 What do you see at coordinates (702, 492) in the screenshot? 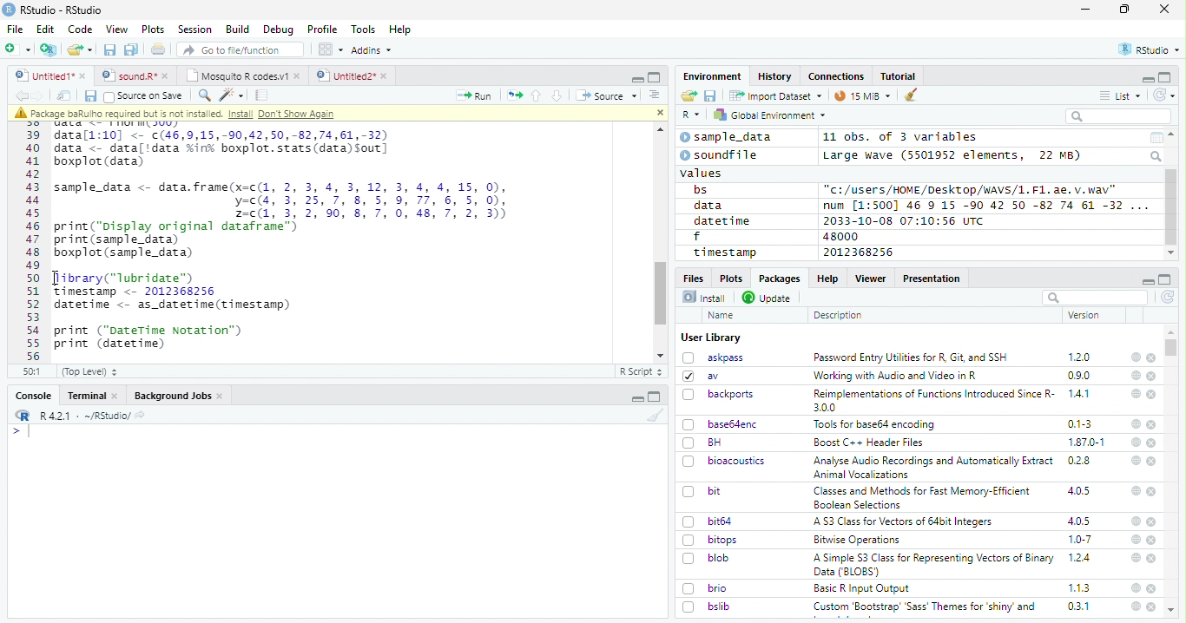
I see `bit` at bounding box center [702, 492].